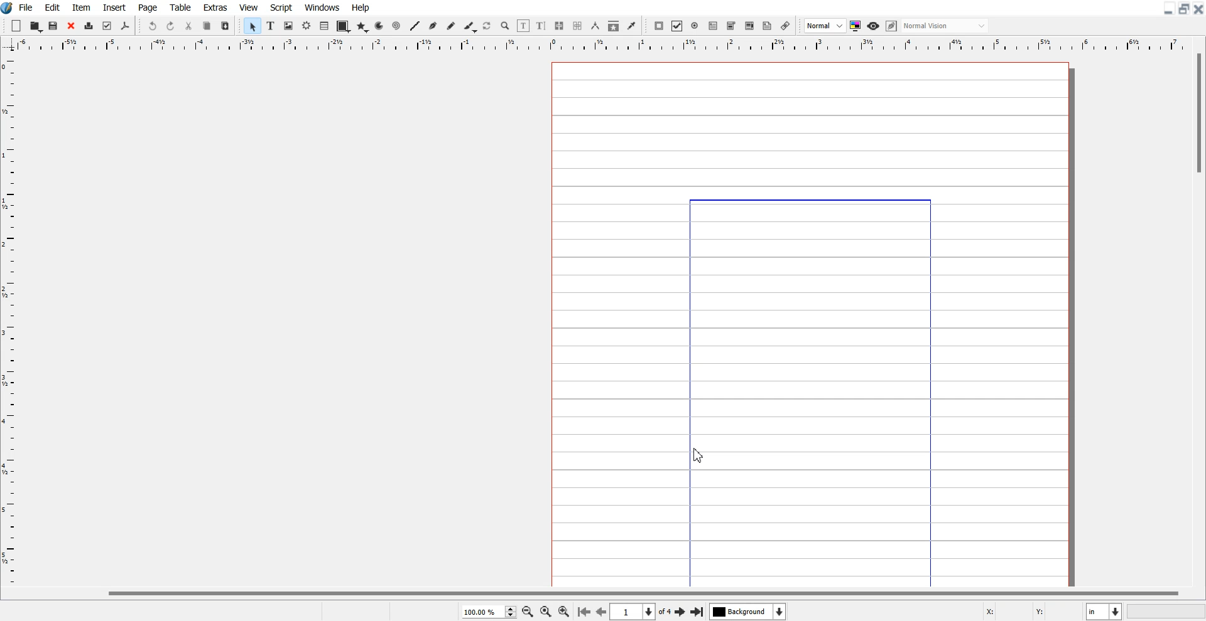  I want to click on New, so click(16, 26).